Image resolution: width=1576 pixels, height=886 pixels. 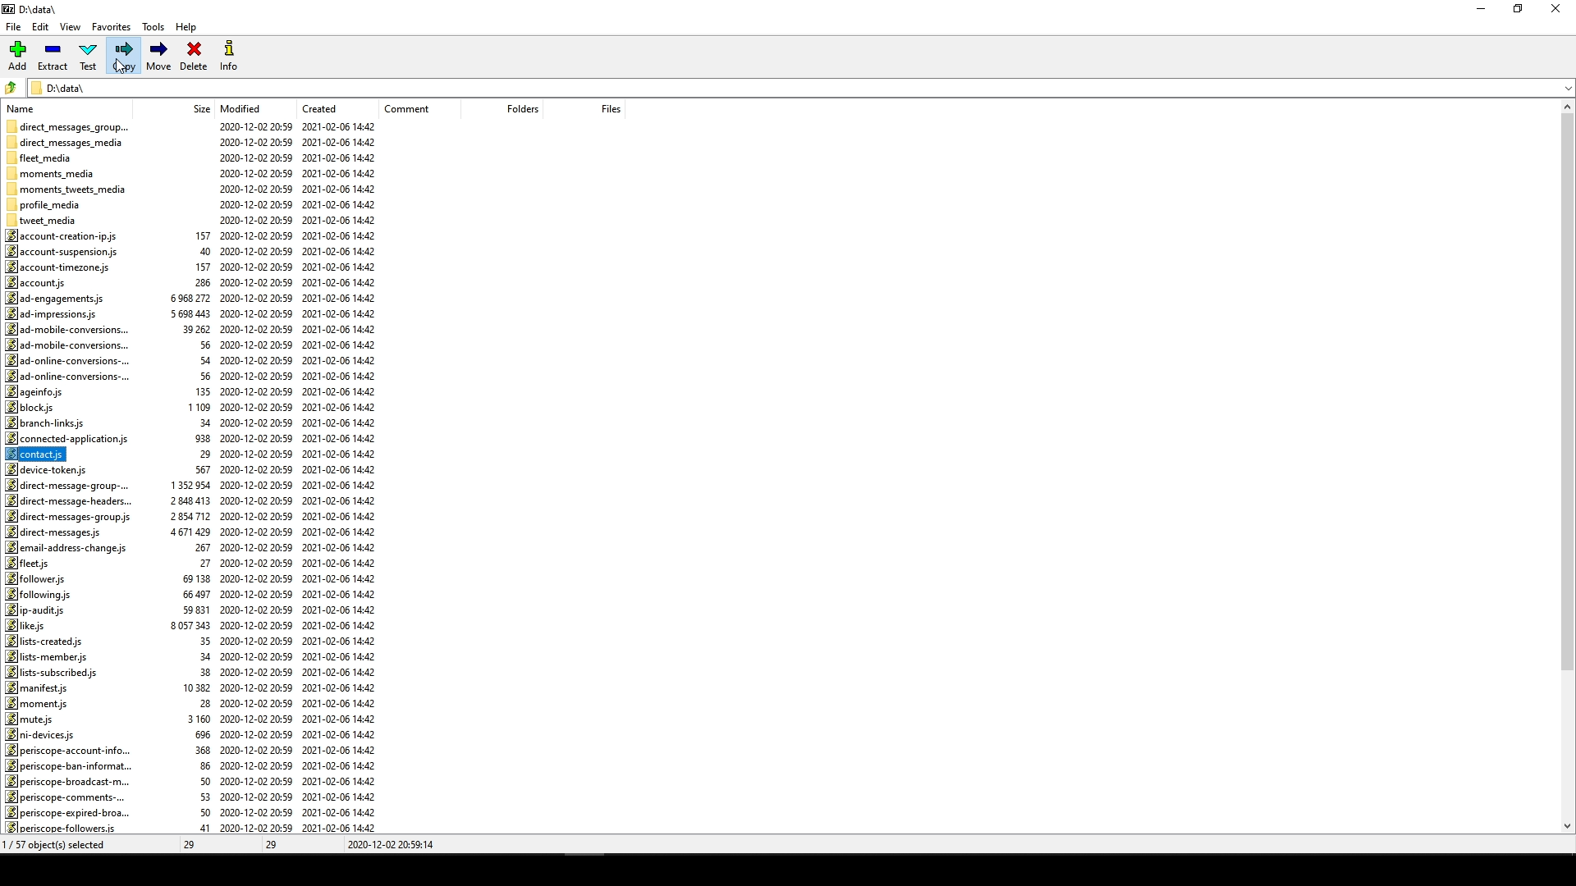 I want to click on periscope-followers.js, so click(x=63, y=828).